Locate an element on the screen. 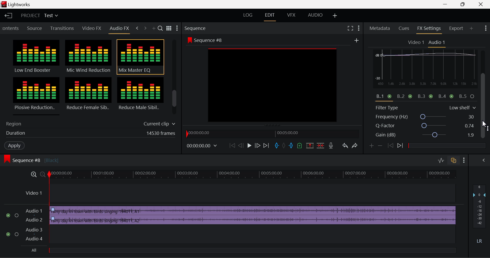  Plosive Reduction is located at coordinates (35, 96).